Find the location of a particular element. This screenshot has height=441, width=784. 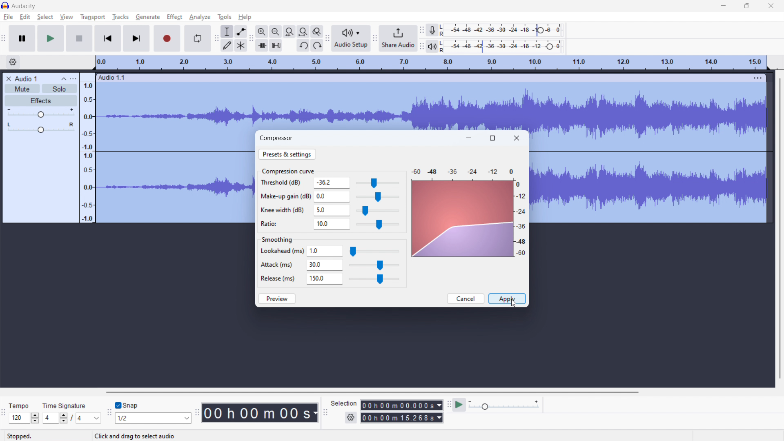

edit toolbar is located at coordinates (251, 38).